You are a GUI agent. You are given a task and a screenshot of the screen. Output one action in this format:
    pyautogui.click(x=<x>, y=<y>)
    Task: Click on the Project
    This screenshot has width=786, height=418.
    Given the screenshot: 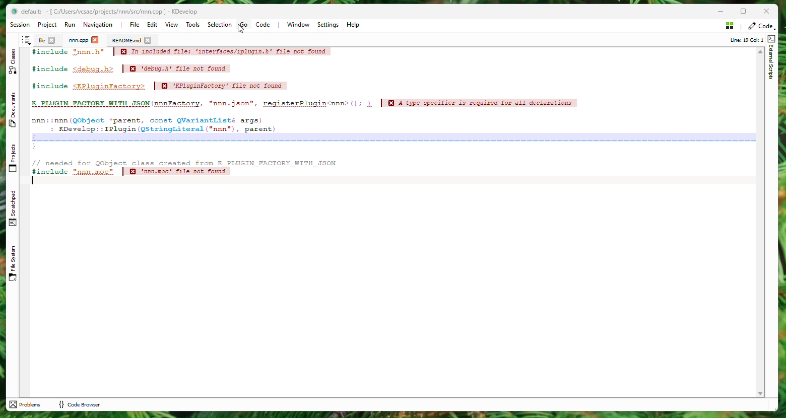 What is the action you would take?
    pyautogui.click(x=78, y=40)
    